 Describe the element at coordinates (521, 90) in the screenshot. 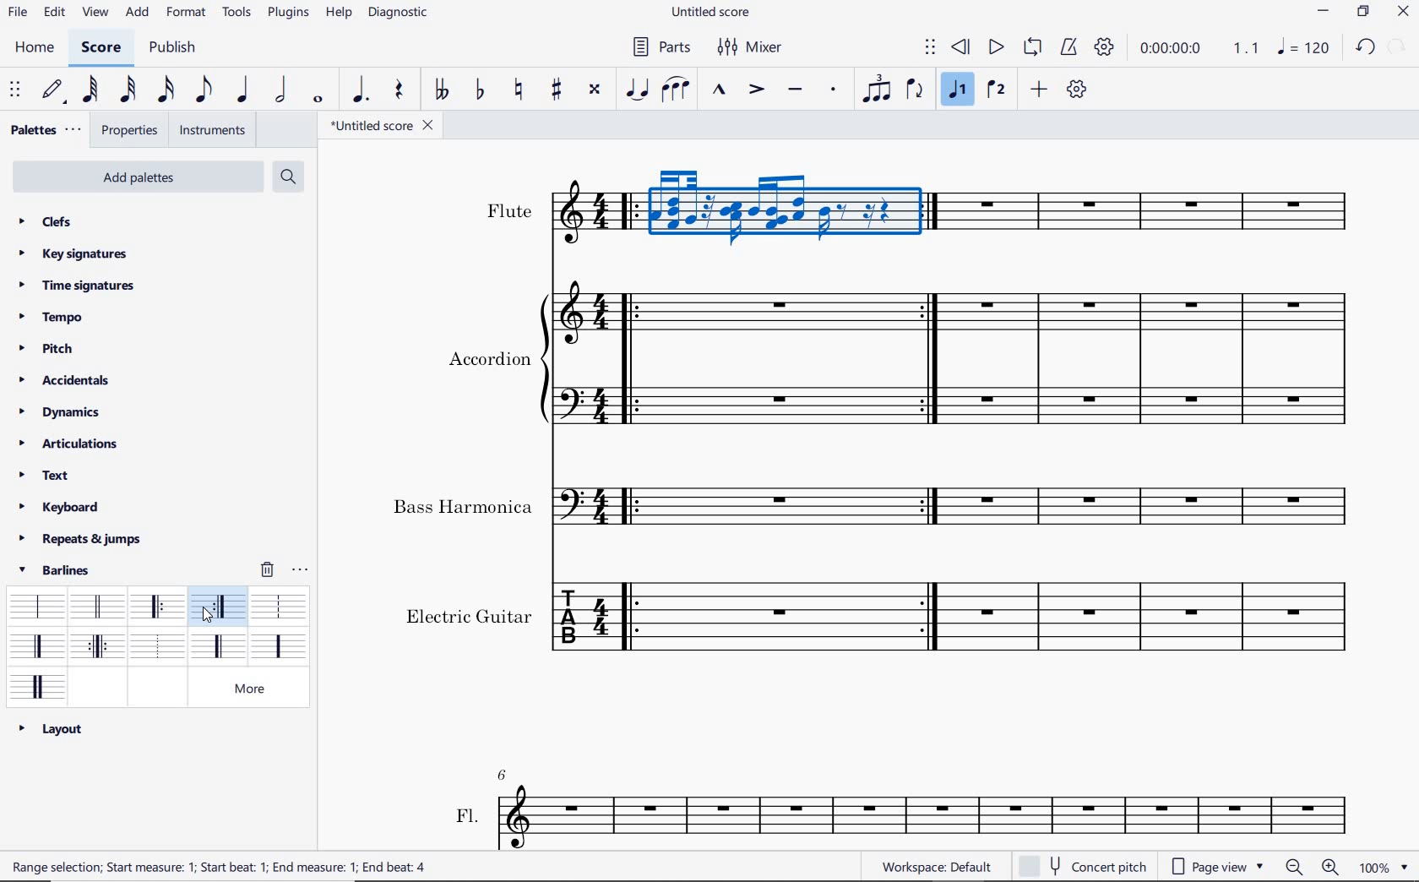

I see `toggle natural` at that location.